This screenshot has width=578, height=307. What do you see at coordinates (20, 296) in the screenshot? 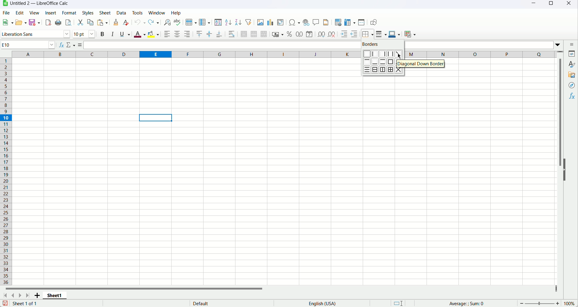
I see `Scroll to next sheet` at bounding box center [20, 296].